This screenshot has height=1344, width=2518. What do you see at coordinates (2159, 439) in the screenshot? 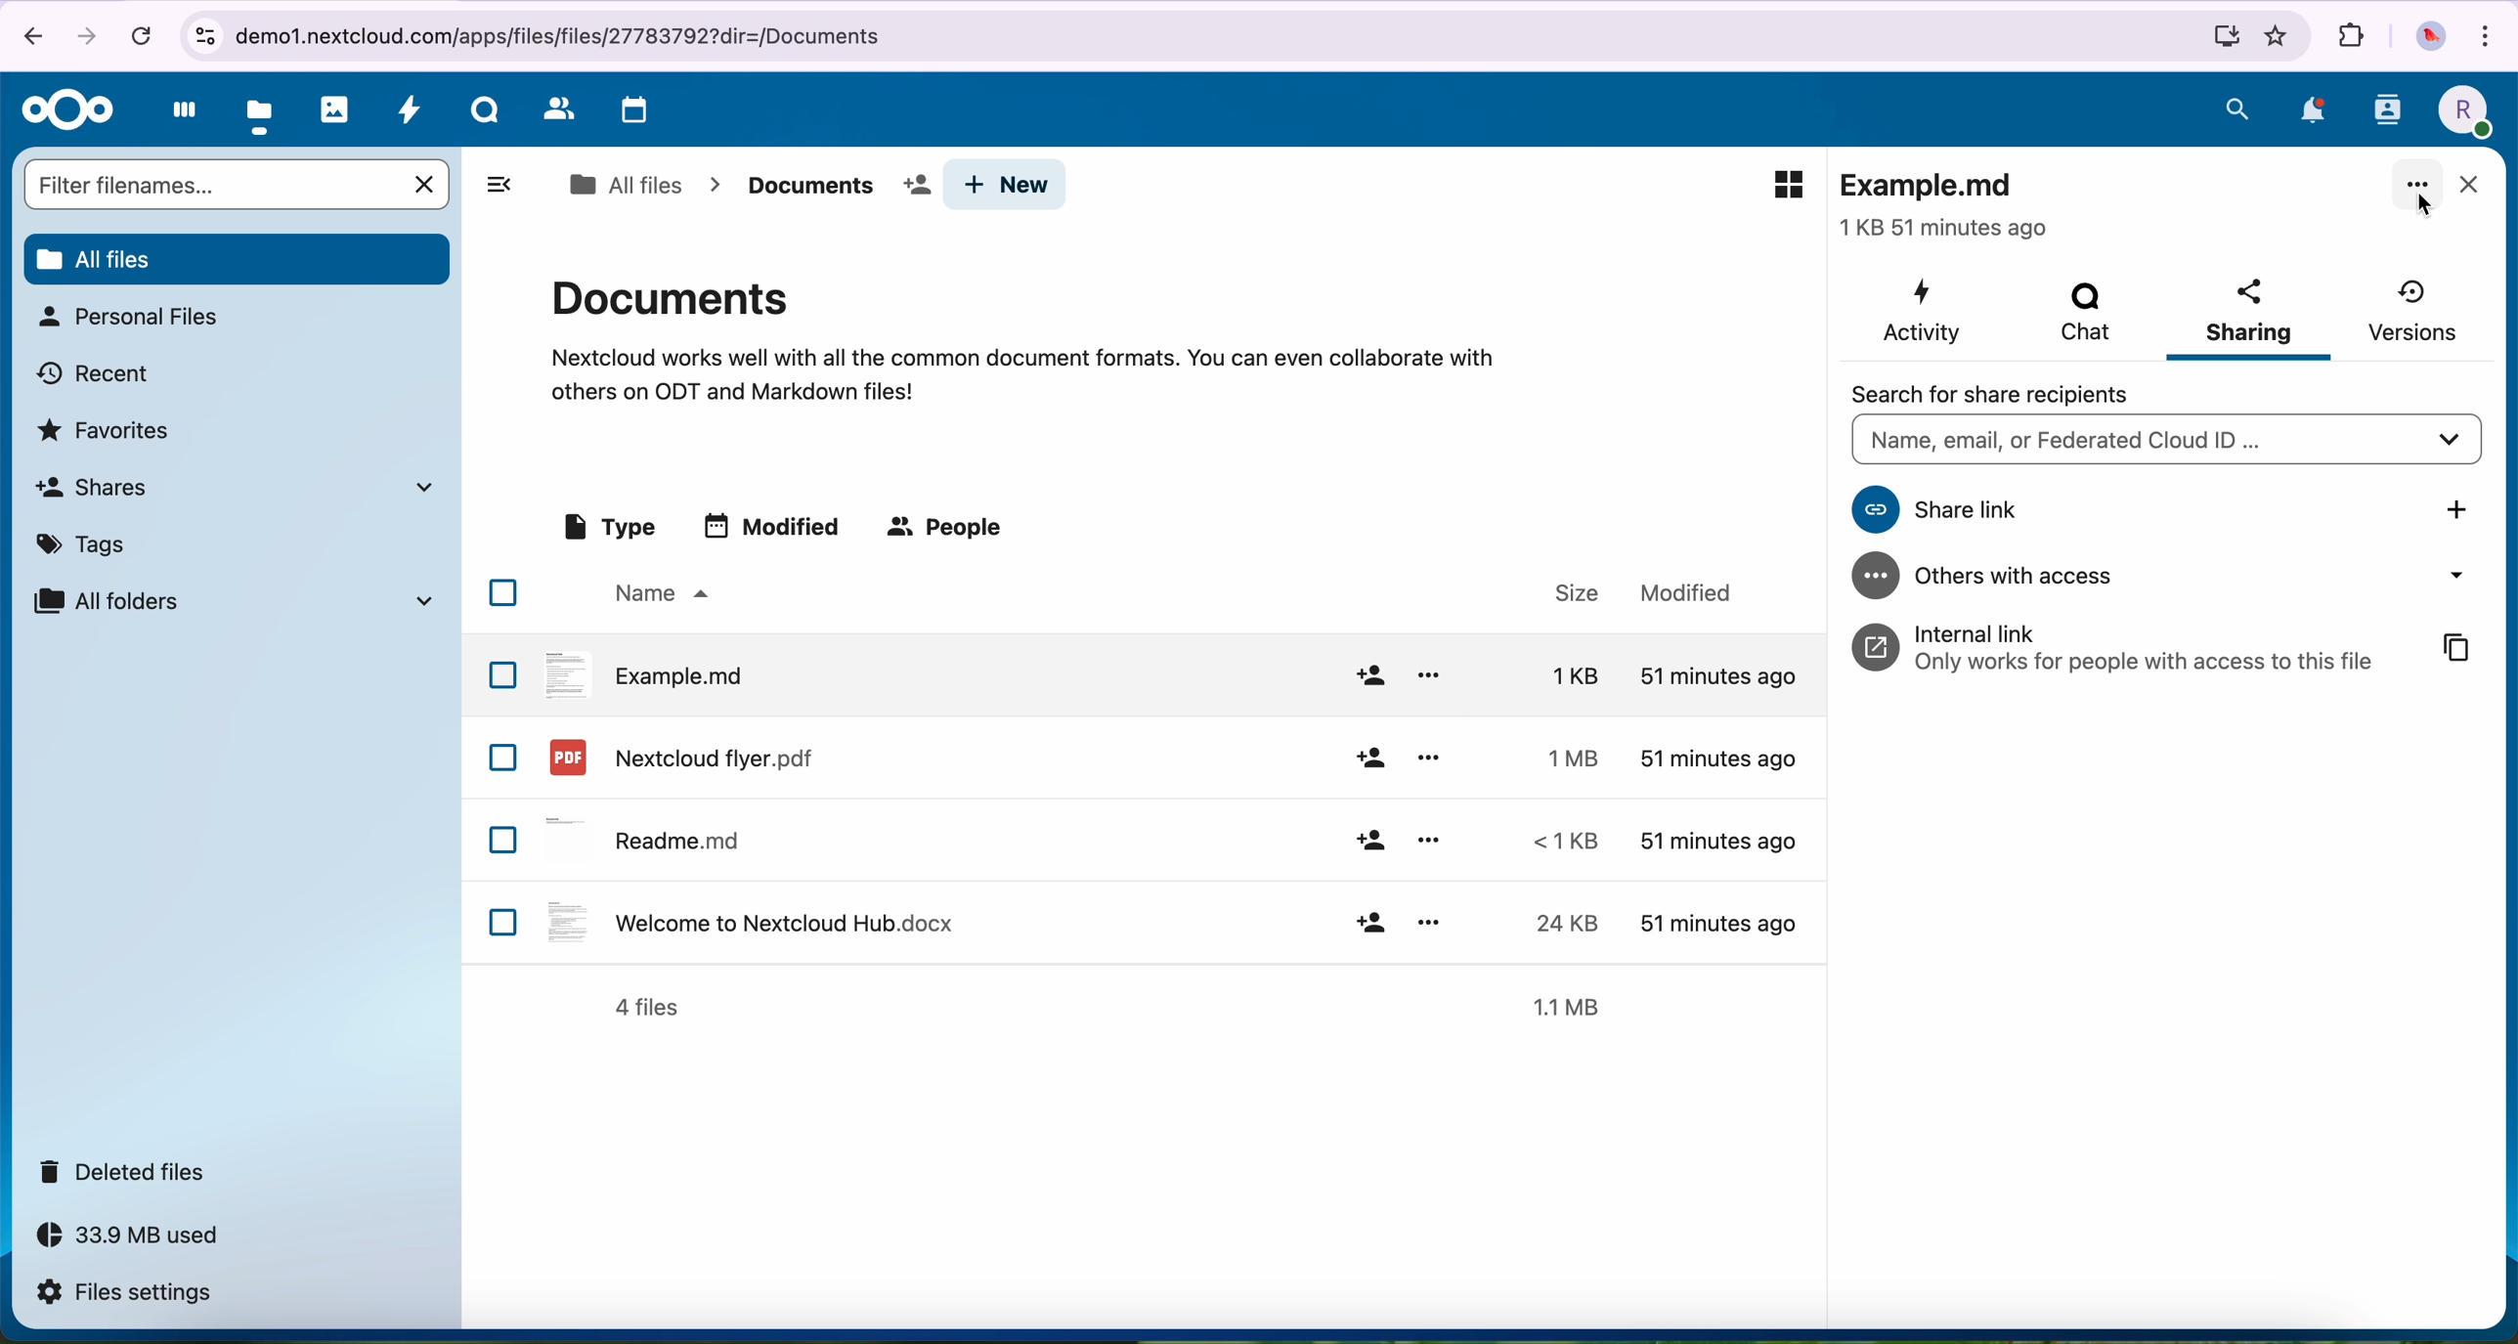
I see `search bar` at bounding box center [2159, 439].